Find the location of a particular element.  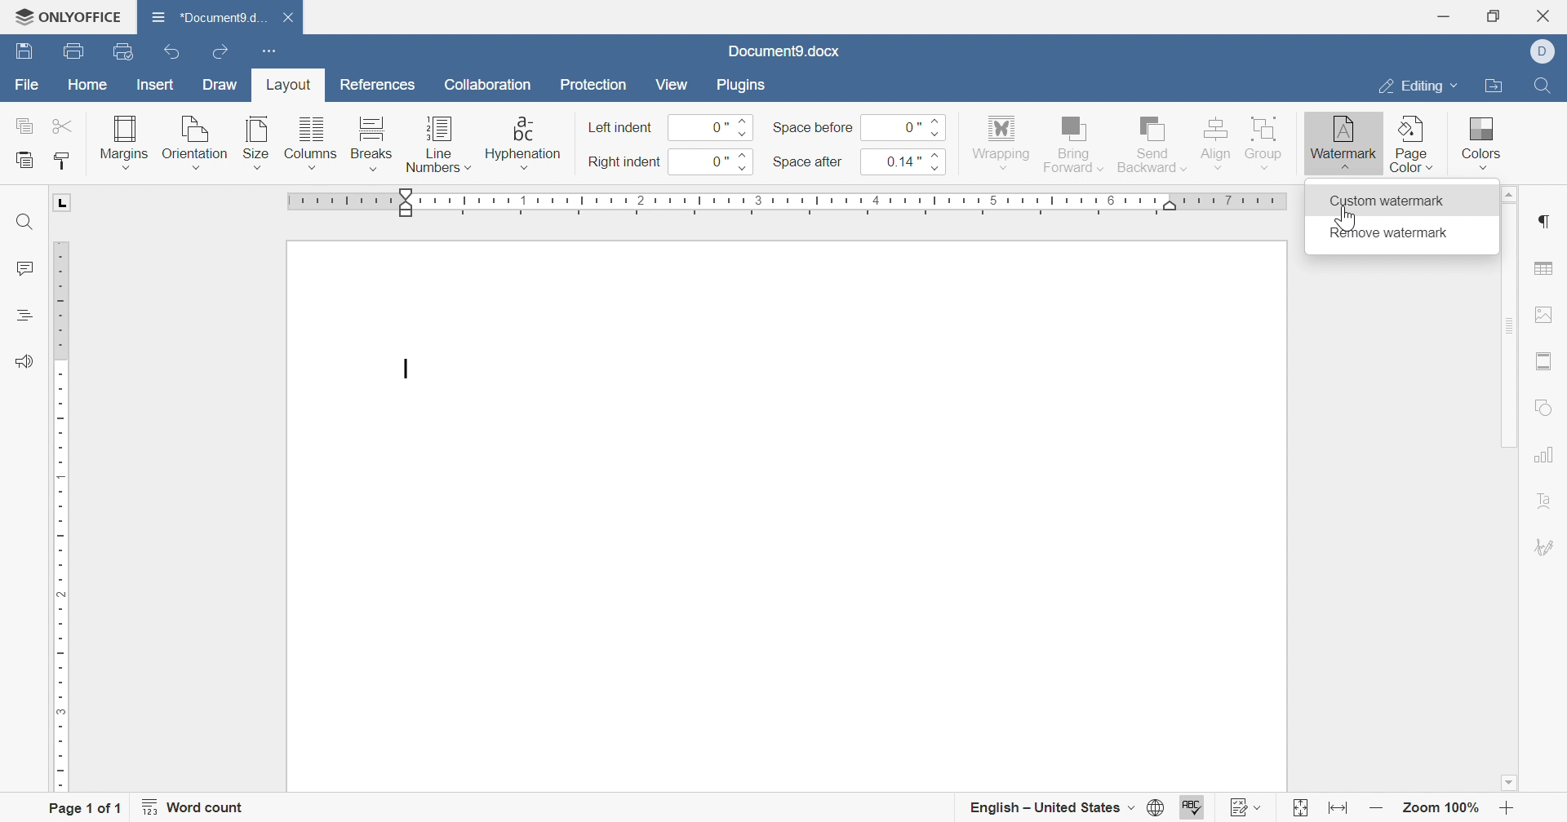

wrapping is located at coordinates (1000, 144).